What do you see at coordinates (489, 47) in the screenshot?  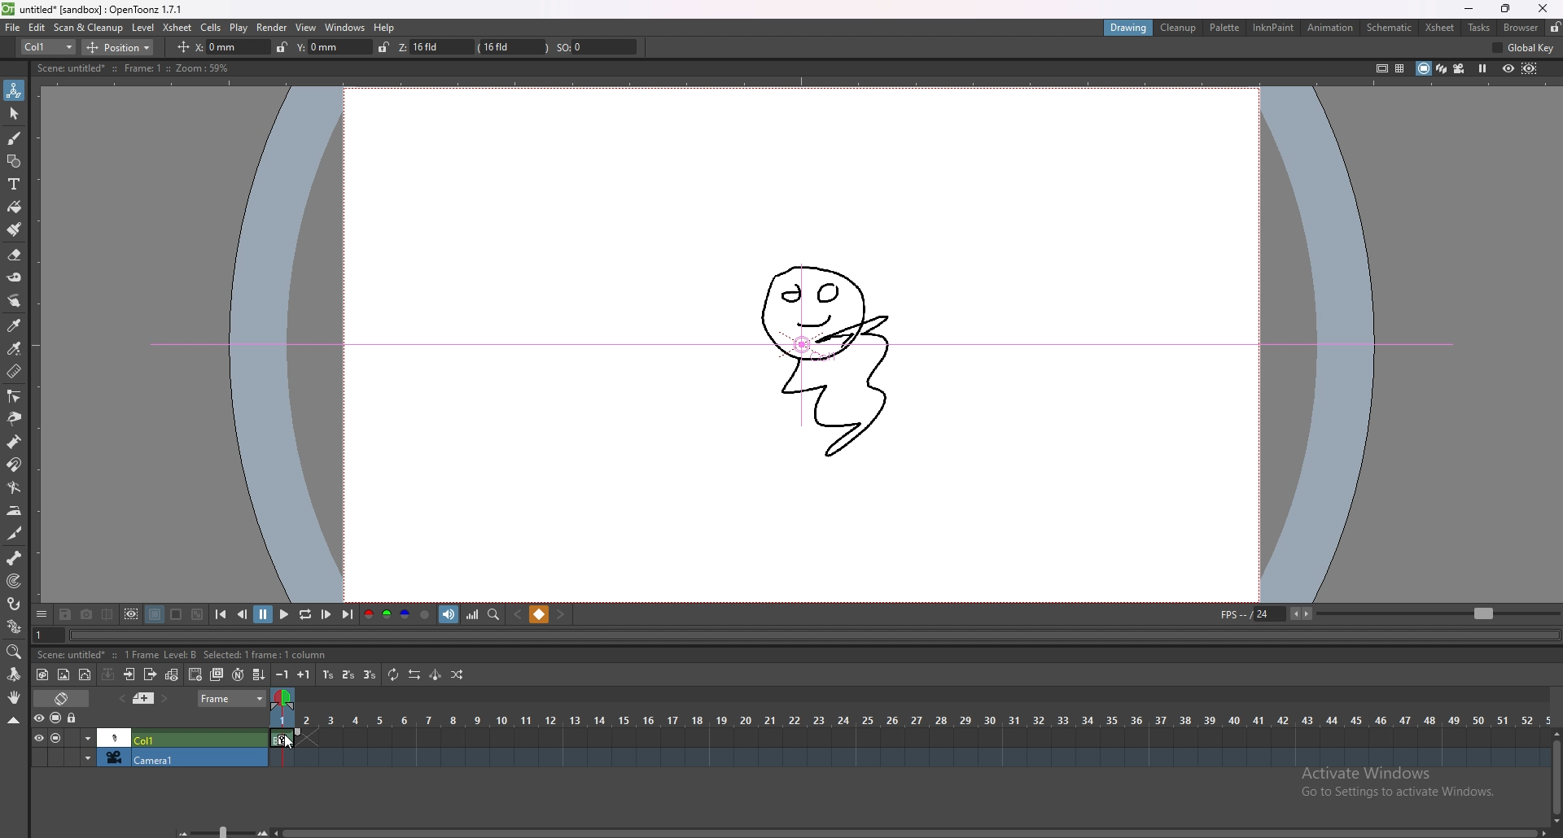 I see `Z coordinates` at bounding box center [489, 47].